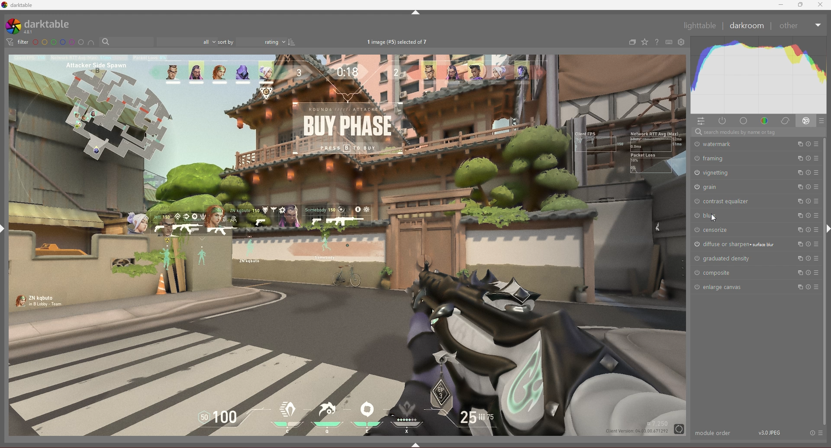 The image size is (831, 448). Describe the element at coordinates (821, 432) in the screenshot. I see `presets` at that location.